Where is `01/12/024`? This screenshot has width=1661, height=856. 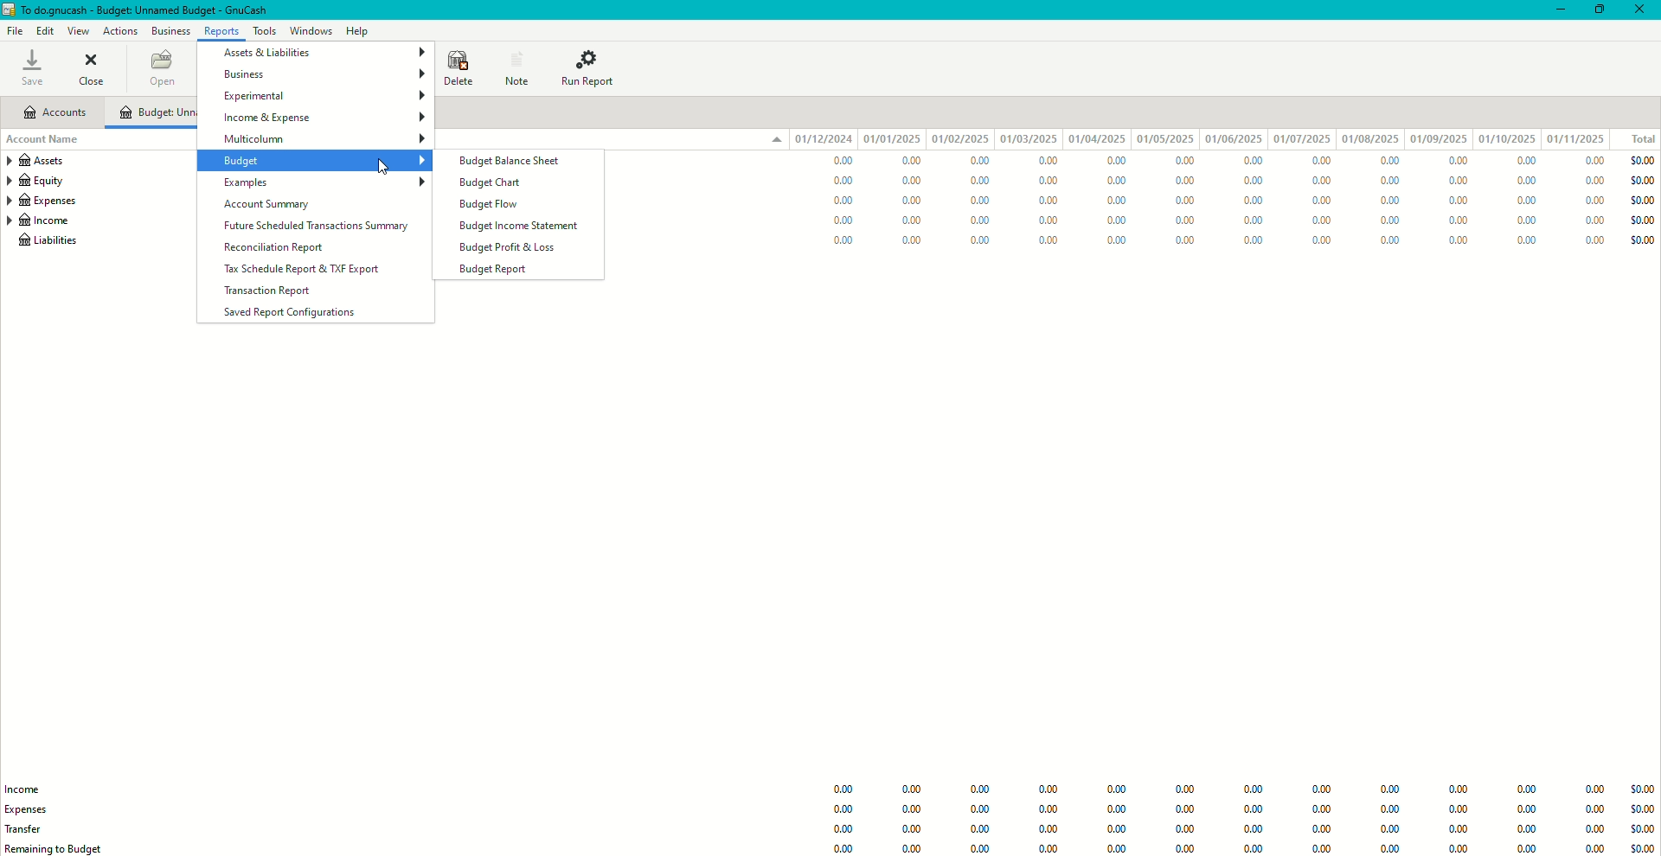 01/12/024 is located at coordinates (824, 138).